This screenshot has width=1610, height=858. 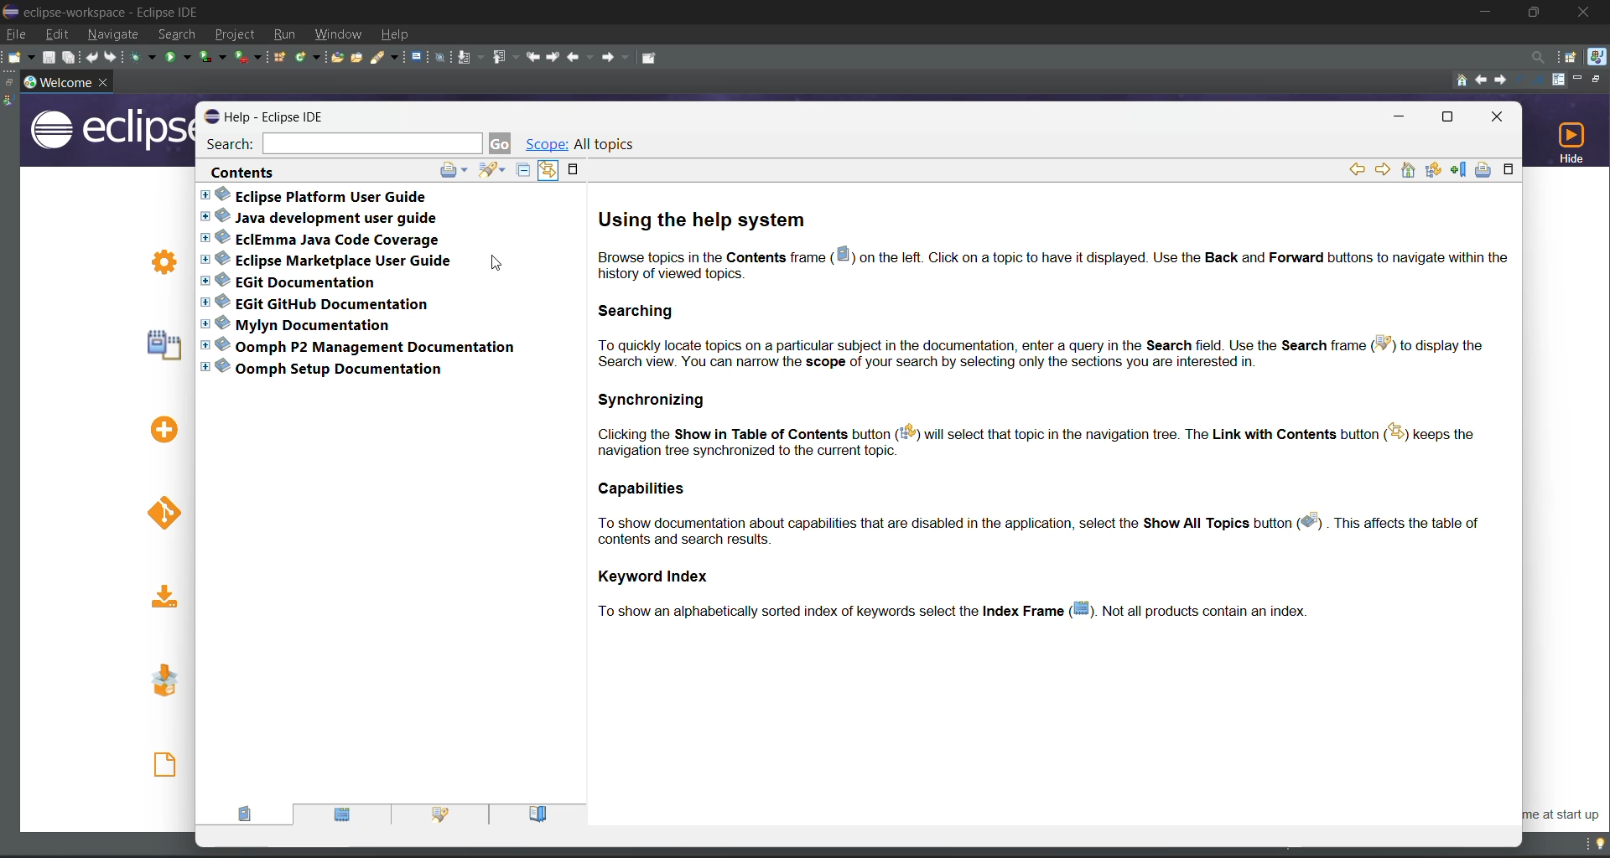 I want to click on access commands and other items, so click(x=1540, y=58).